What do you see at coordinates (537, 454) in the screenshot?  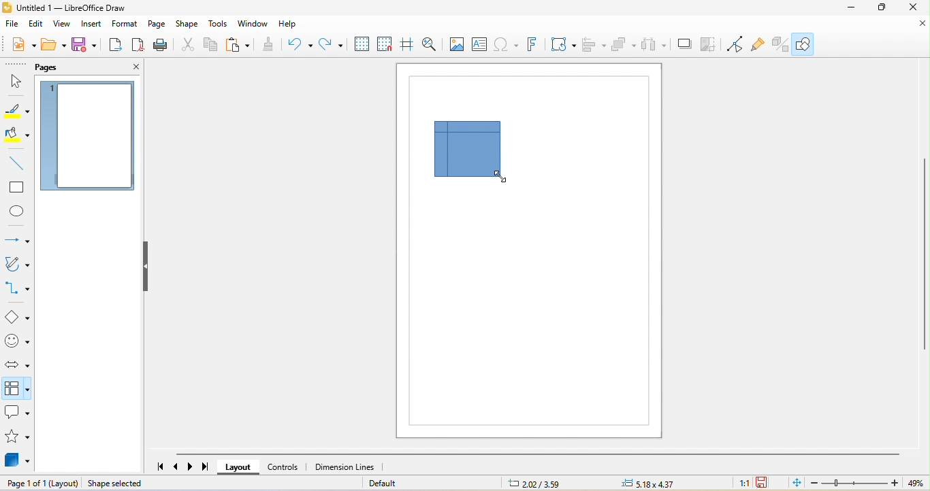 I see `horizontal scroll bar` at bounding box center [537, 454].